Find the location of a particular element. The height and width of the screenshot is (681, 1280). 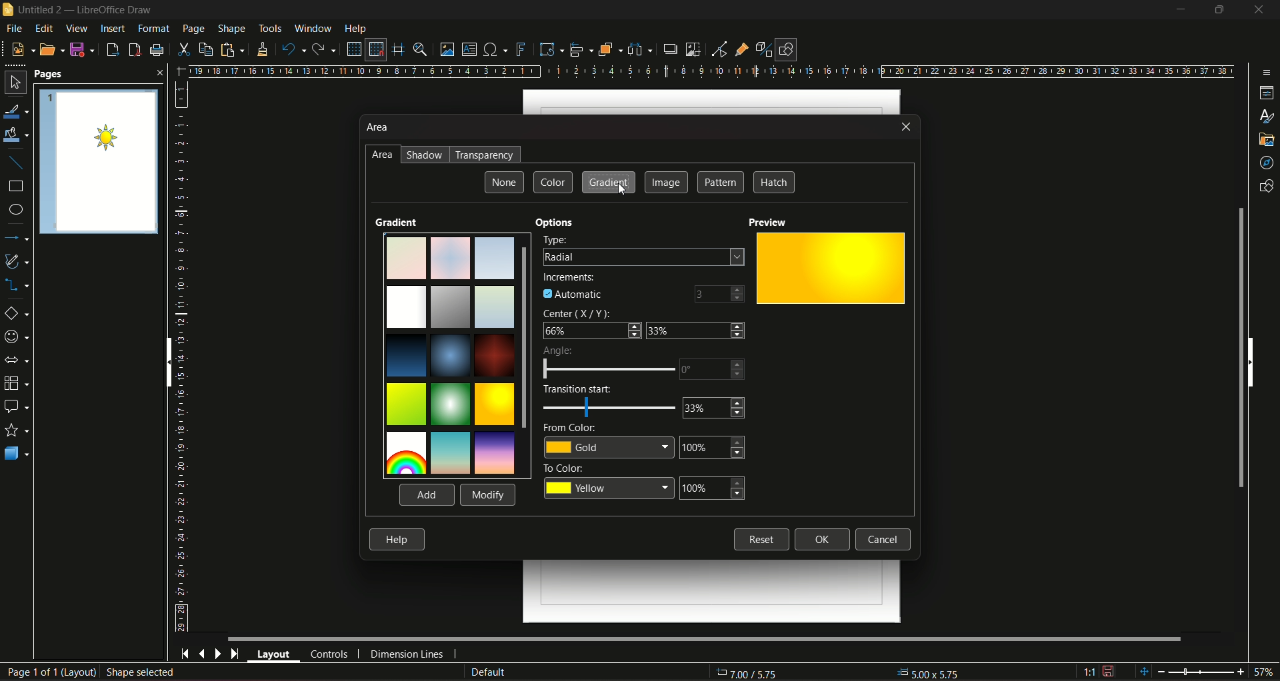

shades is located at coordinates (458, 355).